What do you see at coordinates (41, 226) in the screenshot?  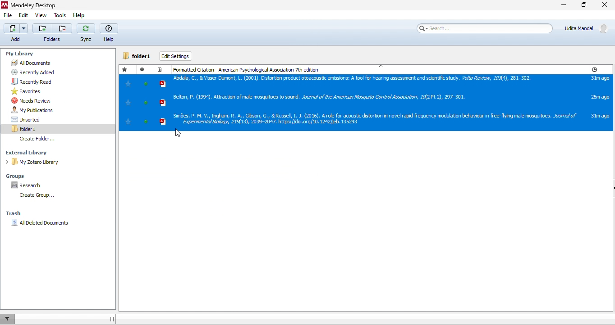 I see `all deleted documents` at bounding box center [41, 226].